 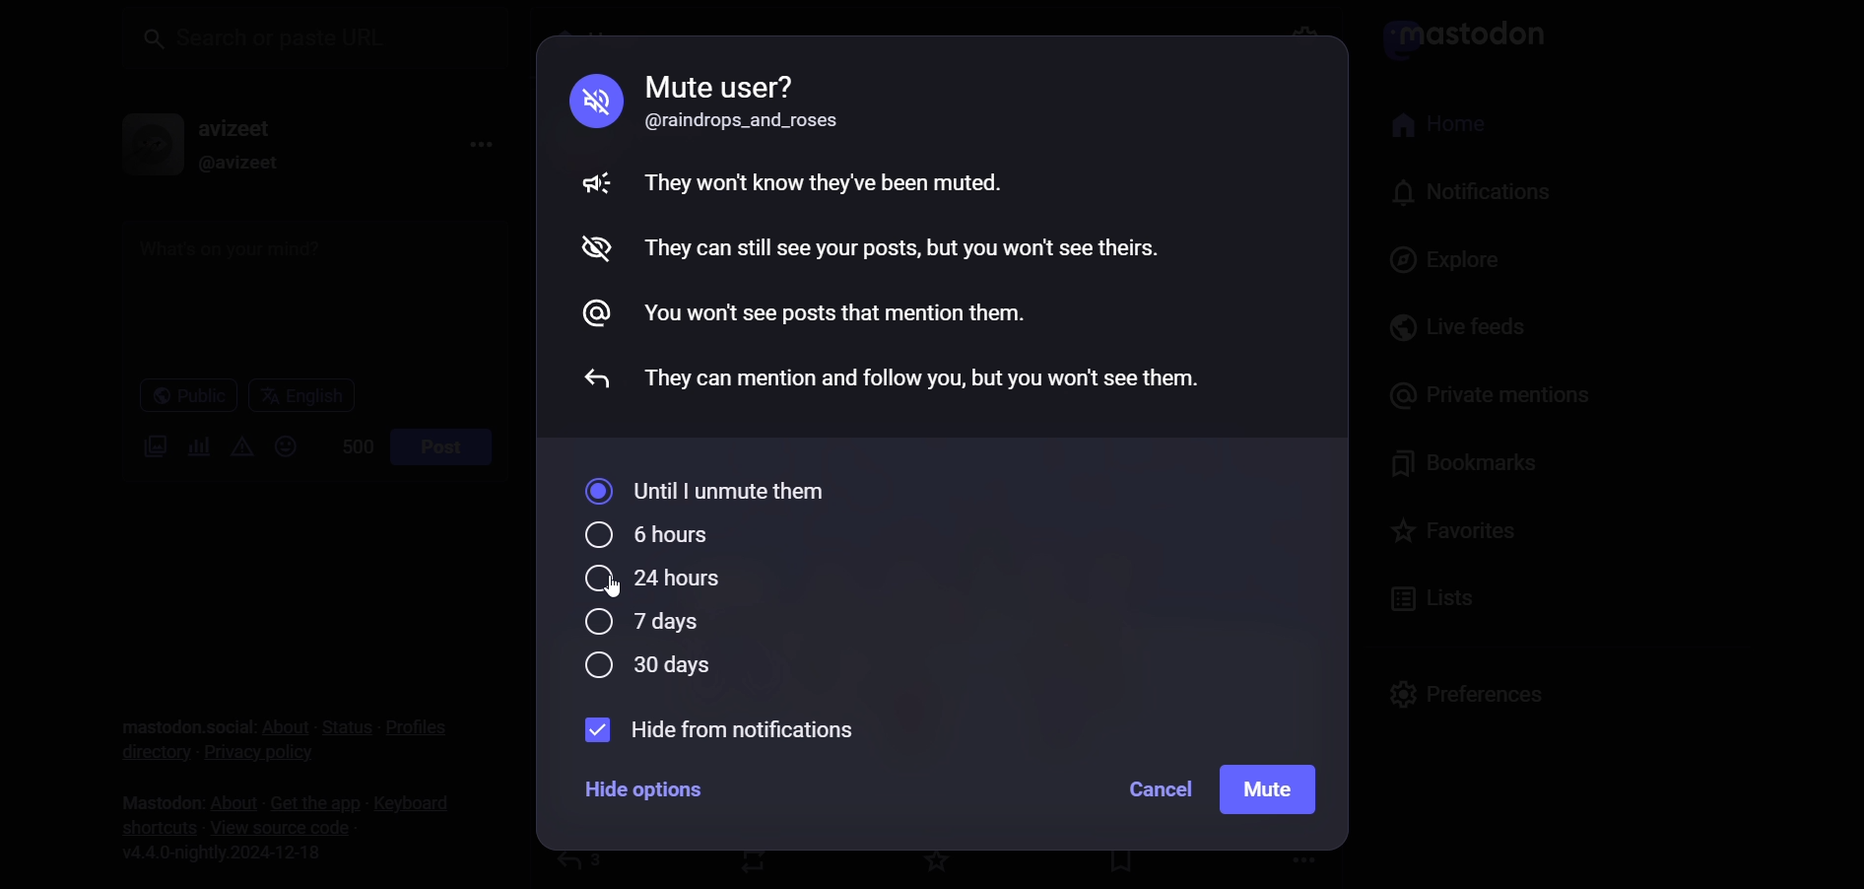 What do you see at coordinates (710, 489) in the screenshot?
I see `until I unmute them` at bounding box center [710, 489].